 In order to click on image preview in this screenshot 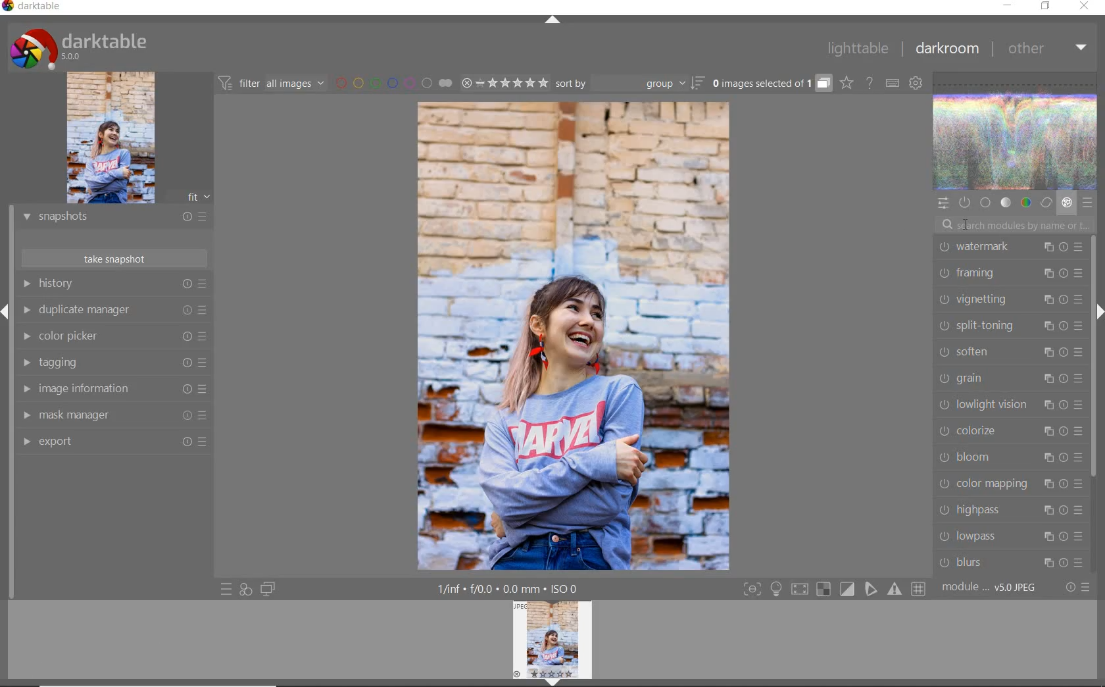, I will do `click(556, 643)`.